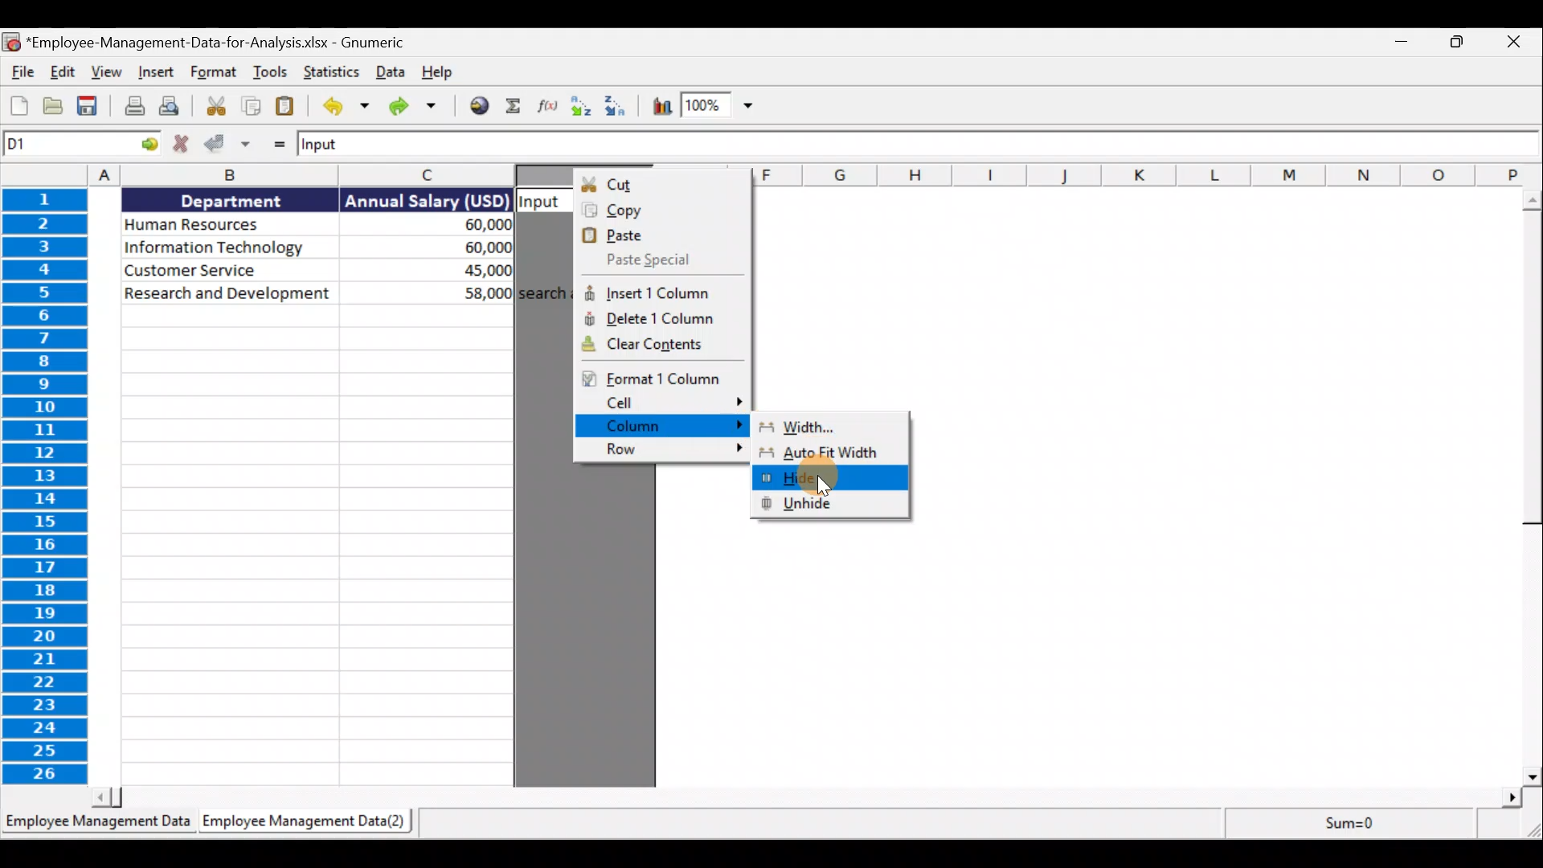  What do you see at coordinates (660, 261) in the screenshot?
I see `Paste special` at bounding box center [660, 261].